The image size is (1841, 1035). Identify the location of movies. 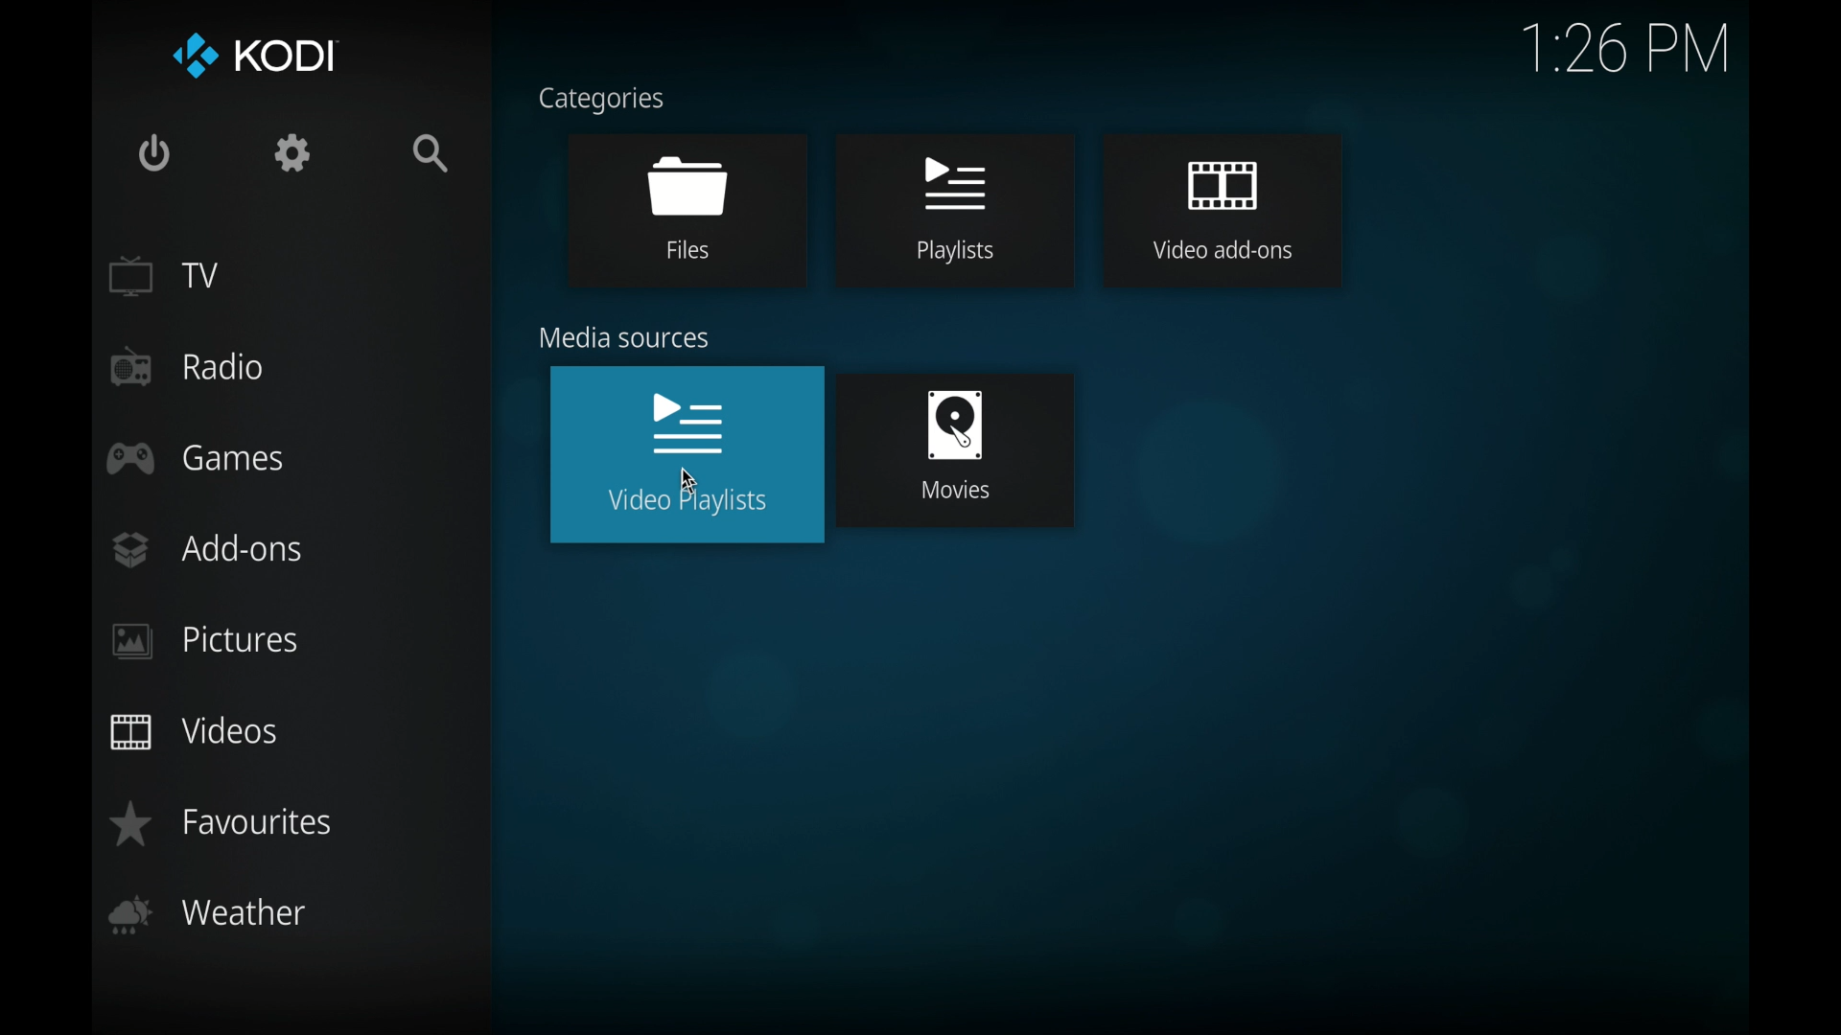
(955, 452).